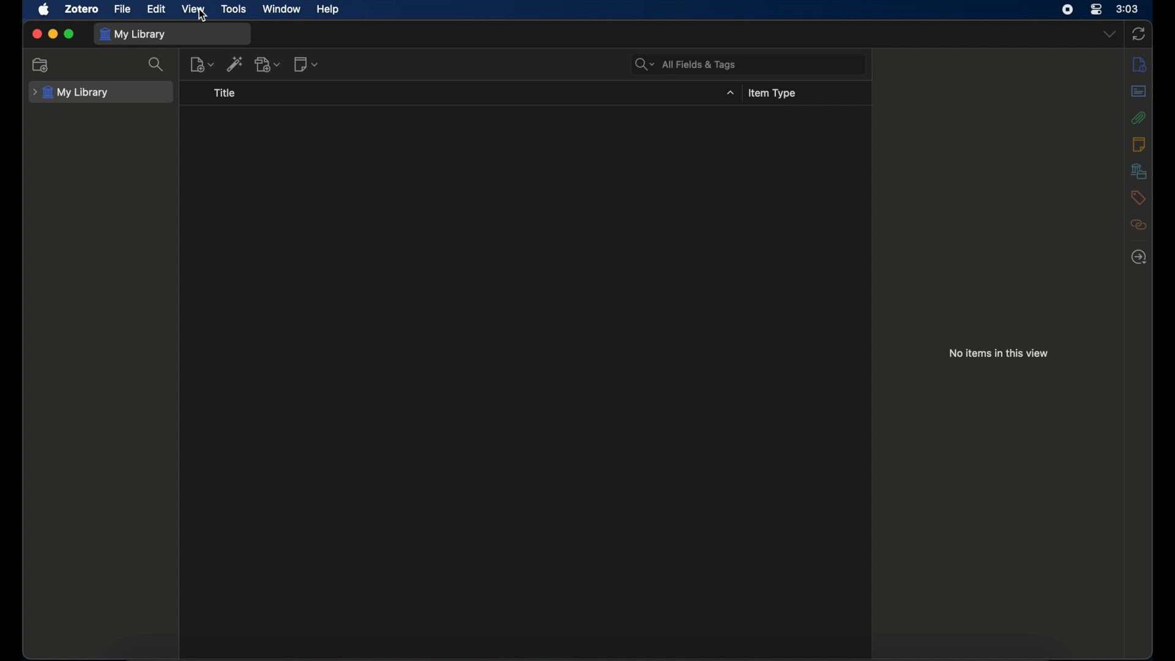 Image resolution: width=1175 pixels, height=661 pixels. Describe the element at coordinates (731, 93) in the screenshot. I see `dropdown` at that location.